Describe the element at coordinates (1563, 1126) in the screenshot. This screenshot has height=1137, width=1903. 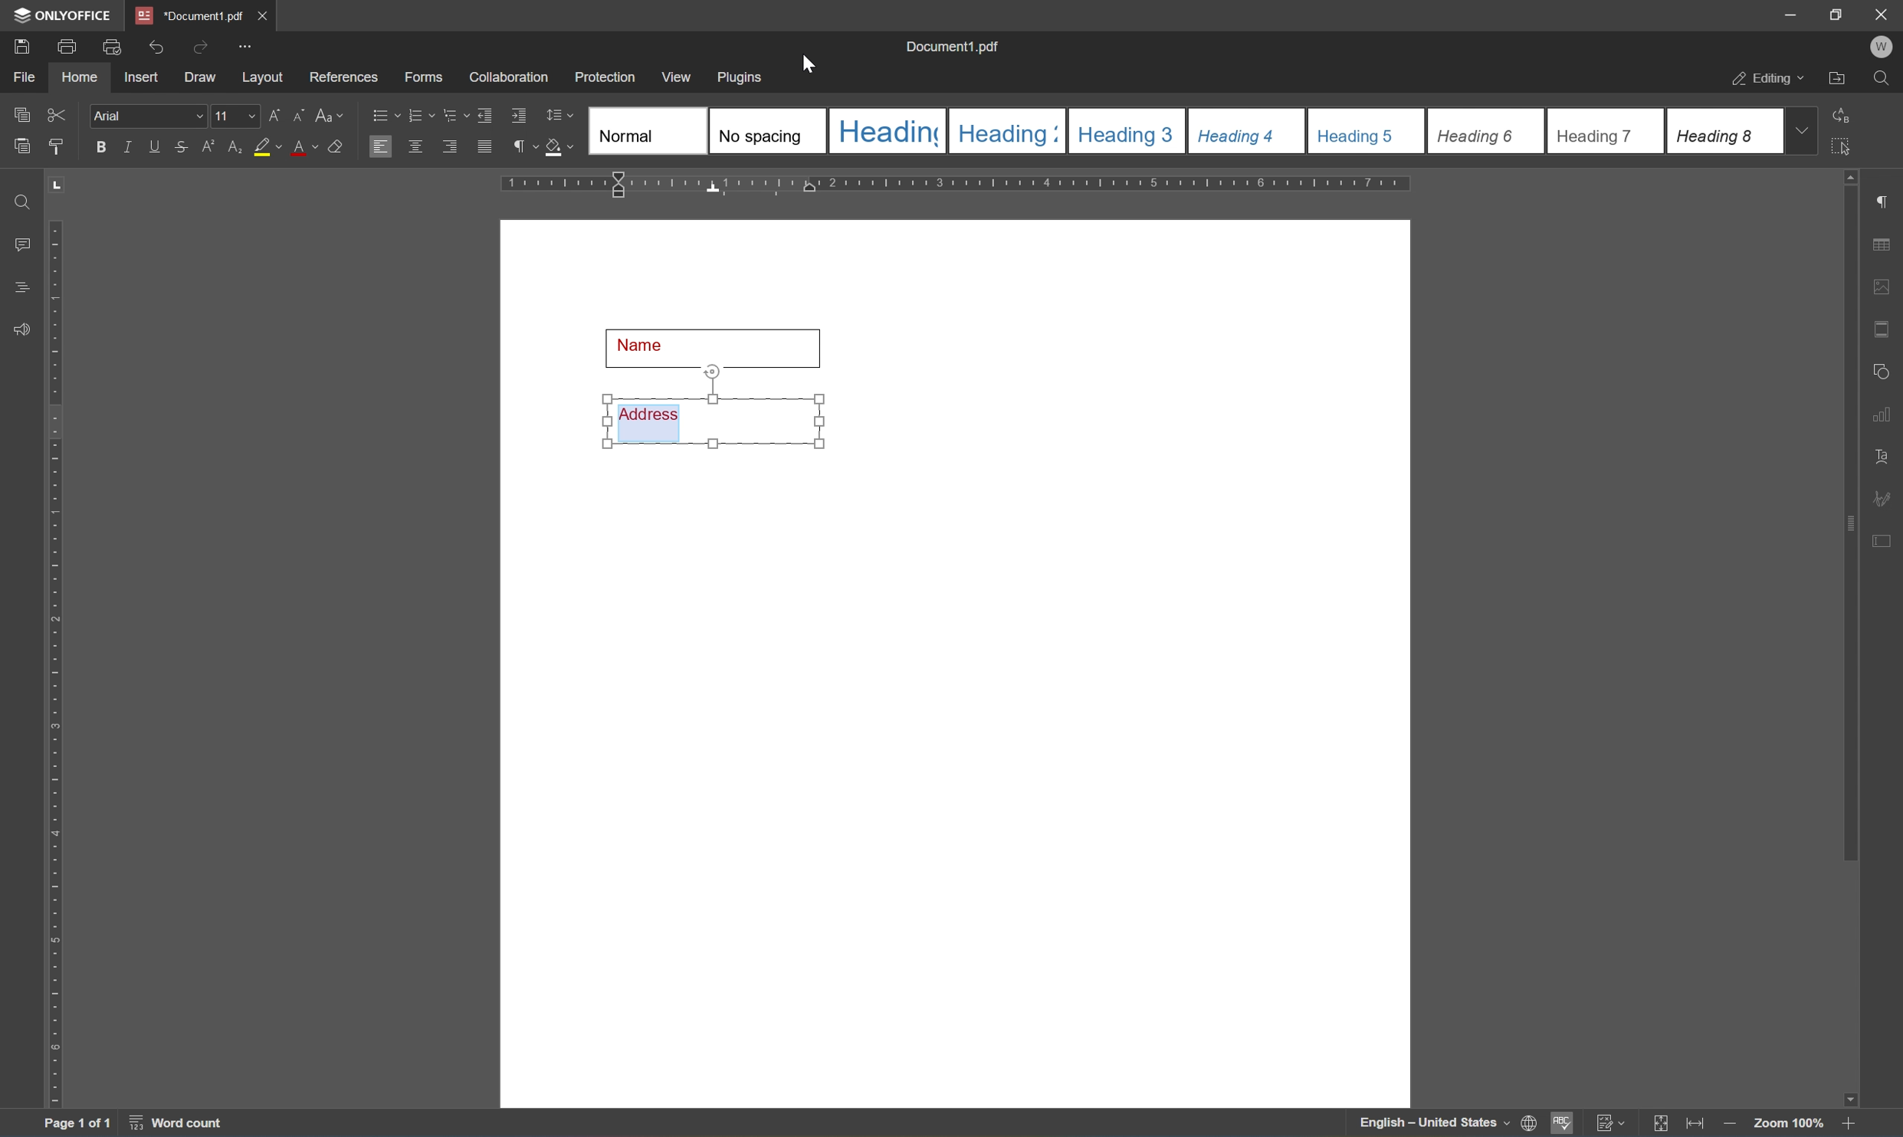
I see `spell checking` at that location.